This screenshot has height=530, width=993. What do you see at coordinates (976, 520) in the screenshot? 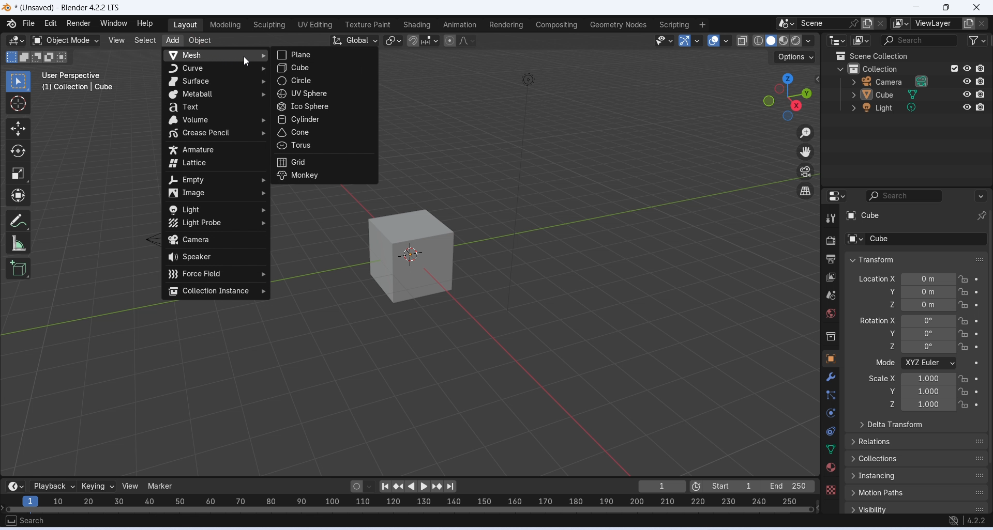
I see `4.2.2` at bounding box center [976, 520].